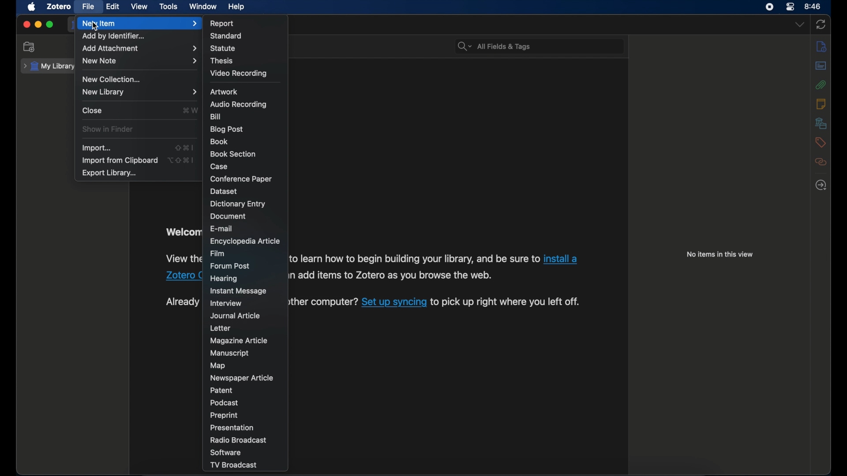  Describe the element at coordinates (47, 66) in the screenshot. I see `my library` at that location.